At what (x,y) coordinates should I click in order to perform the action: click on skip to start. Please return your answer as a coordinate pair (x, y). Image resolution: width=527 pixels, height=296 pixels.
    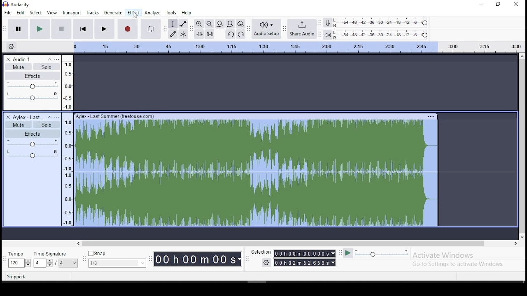
    Looking at the image, I should click on (84, 29).